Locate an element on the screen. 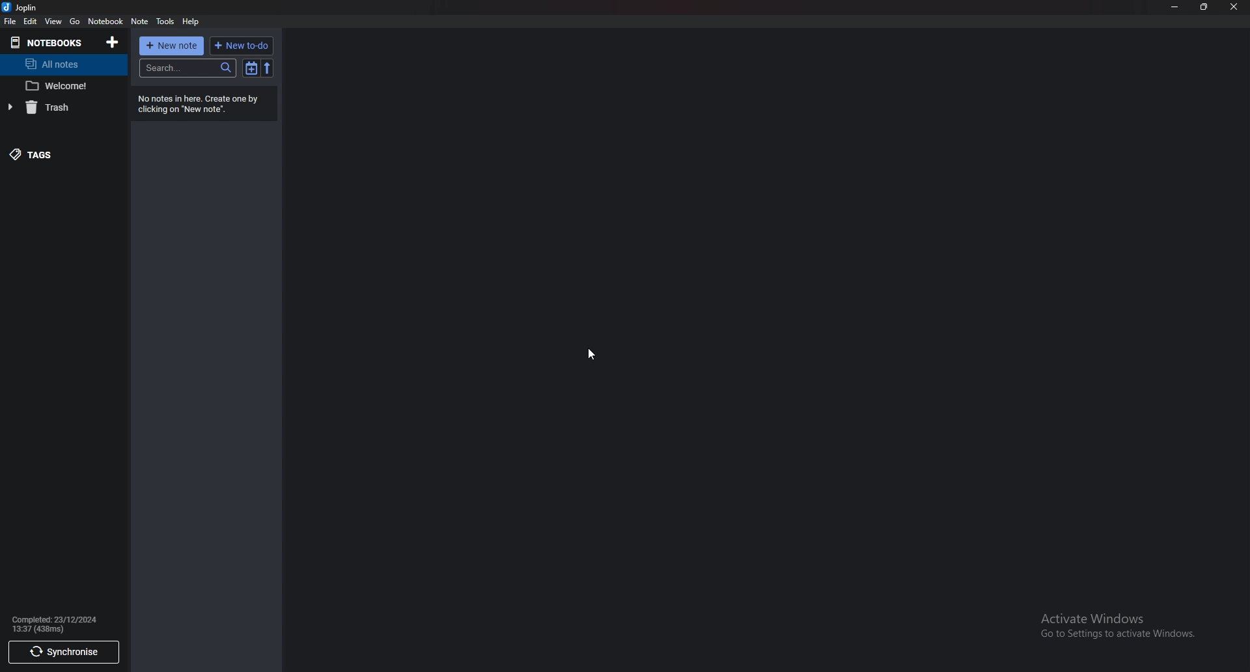 This screenshot has width=1250, height=672. Notebooks is located at coordinates (46, 42).